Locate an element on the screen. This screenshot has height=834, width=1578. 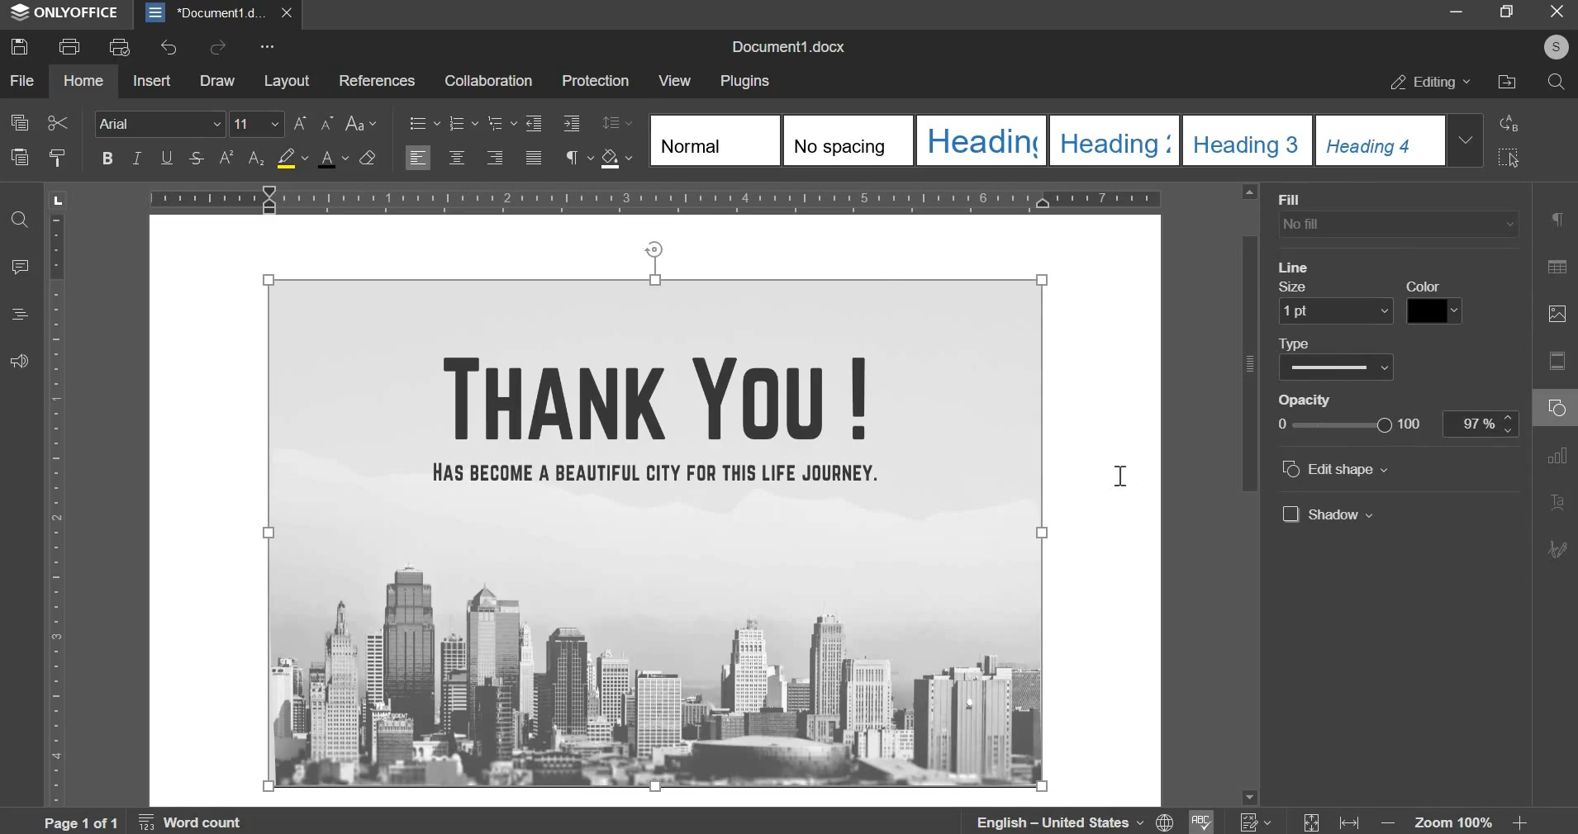
justified is located at coordinates (534, 157).